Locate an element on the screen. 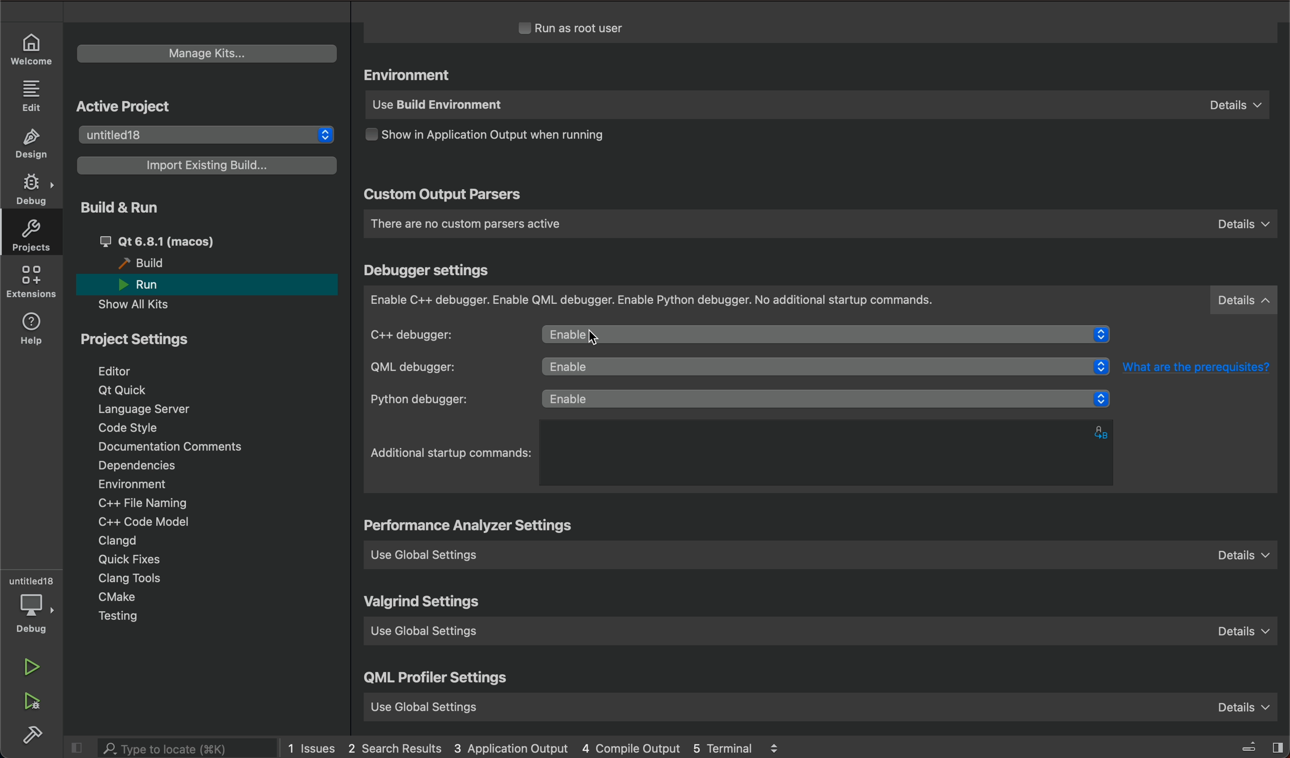 The image size is (1290, 758). qt  is located at coordinates (126, 389).